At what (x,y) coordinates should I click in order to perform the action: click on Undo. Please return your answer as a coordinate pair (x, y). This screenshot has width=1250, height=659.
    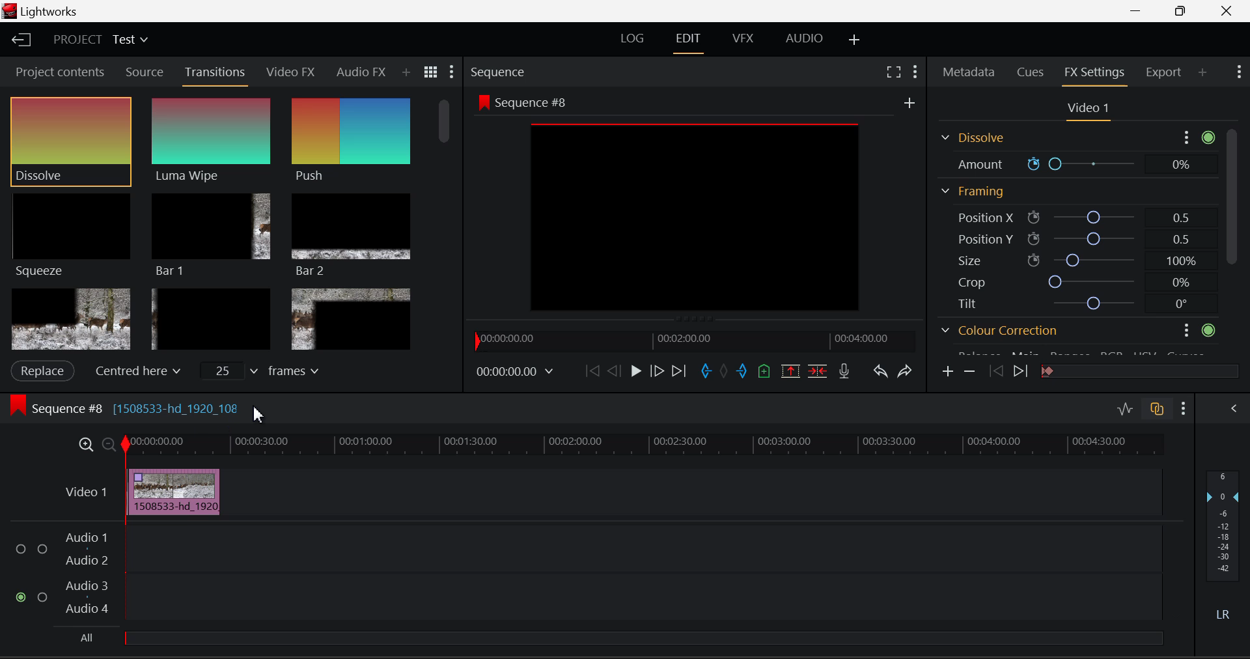
    Looking at the image, I should click on (882, 372).